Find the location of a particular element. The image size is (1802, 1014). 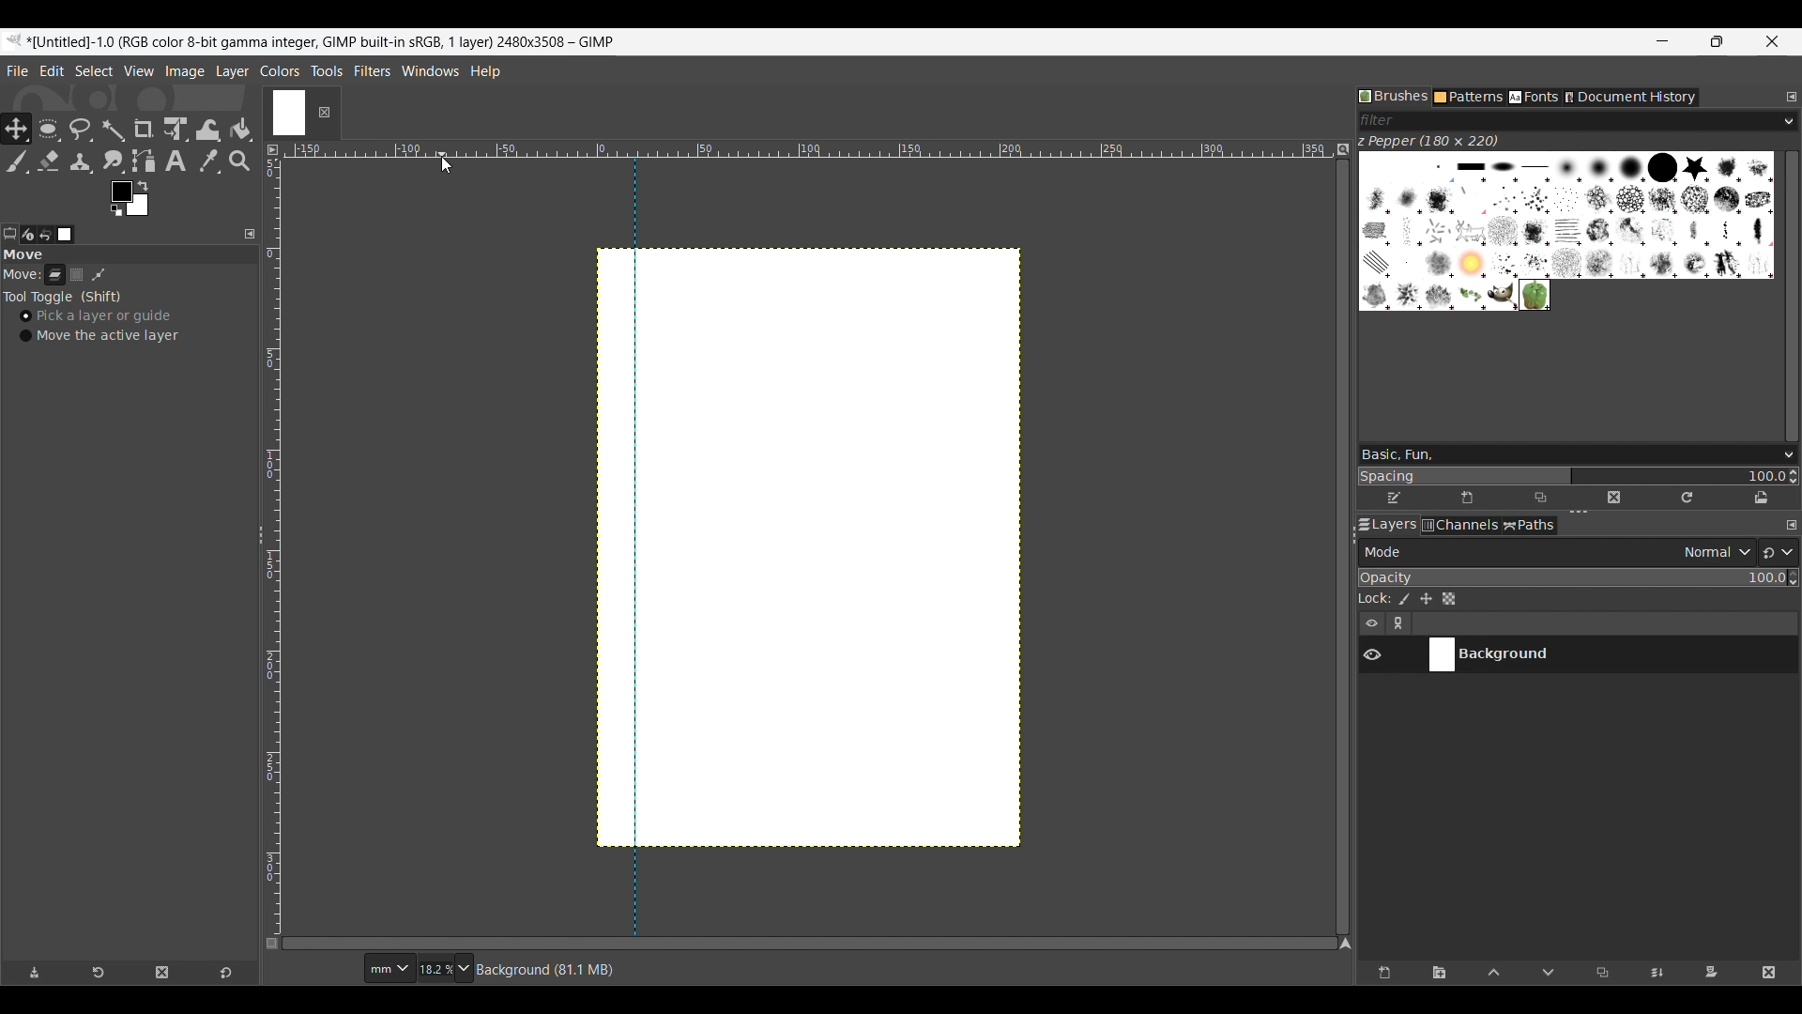

Horizontal euler is located at coordinates (807, 147).